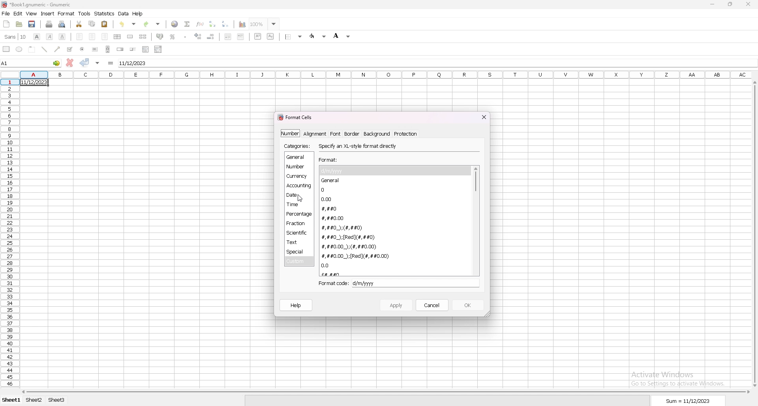 The width and height of the screenshot is (758, 406). Describe the element at coordinates (69, 63) in the screenshot. I see `cancel changes` at that location.